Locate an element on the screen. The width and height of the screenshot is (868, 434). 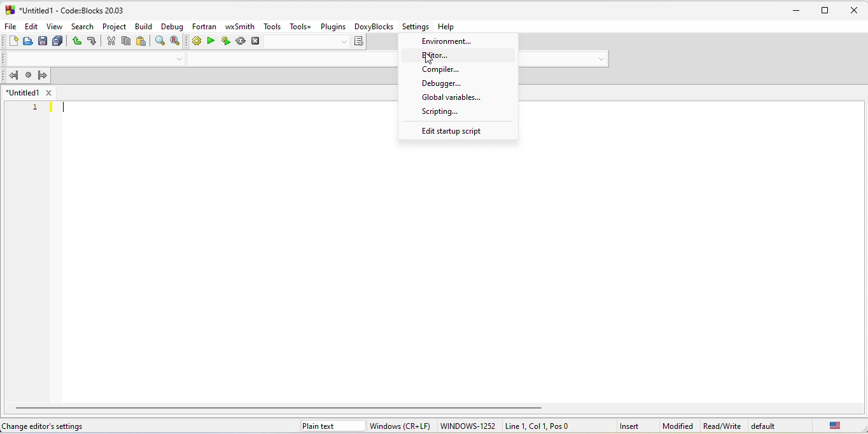
new is located at coordinates (13, 41).